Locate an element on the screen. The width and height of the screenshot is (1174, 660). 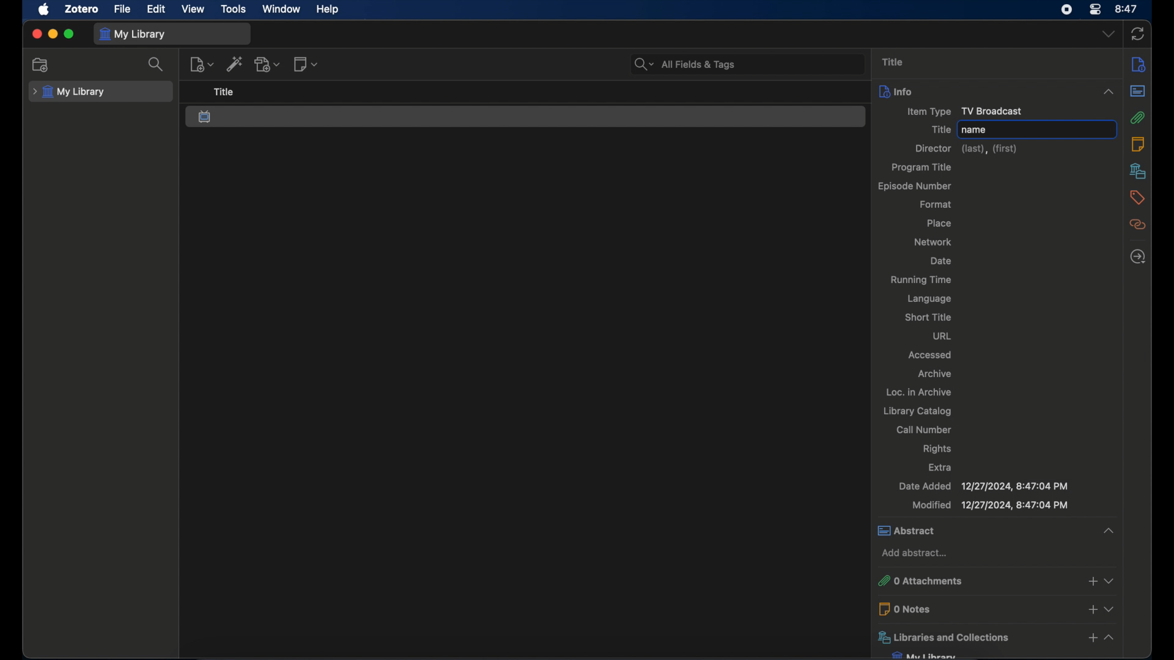
date added is located at coordinates (983, 486).